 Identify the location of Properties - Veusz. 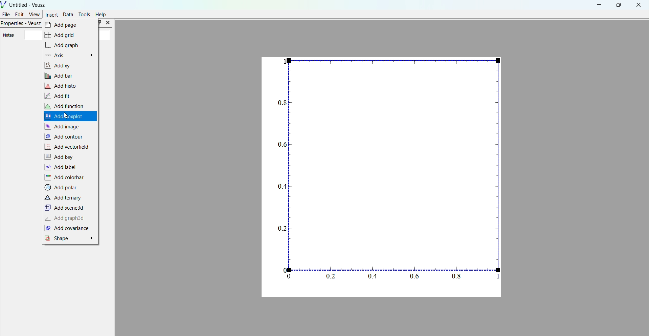
(21, 24).